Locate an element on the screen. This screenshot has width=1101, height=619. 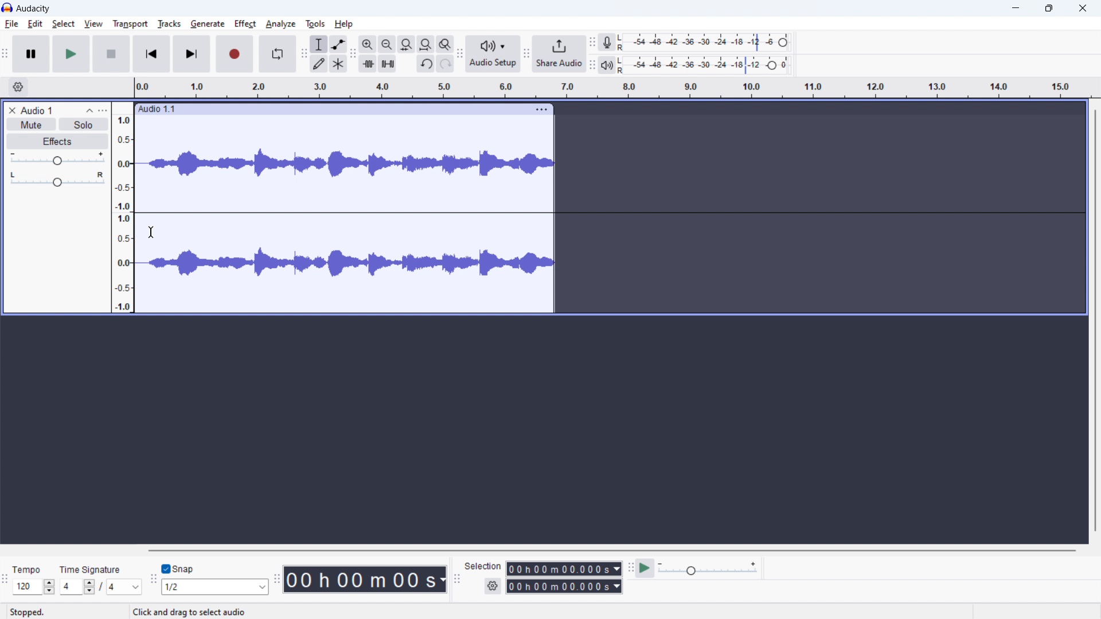
transport is located at coordinates (131, 23).